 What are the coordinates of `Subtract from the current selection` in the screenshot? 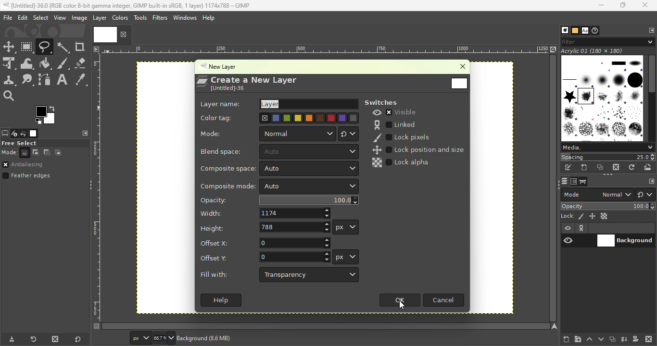 It's located at (47, 153).